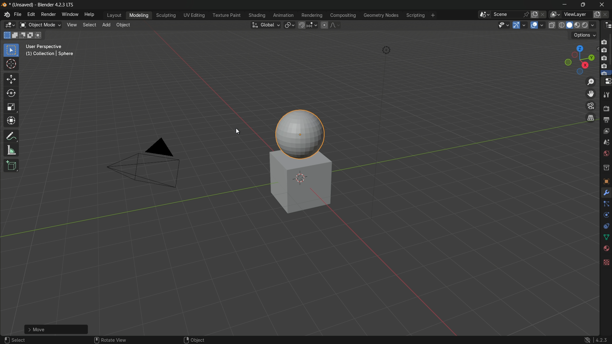  What do you see at coordinates (15, 340) in the screenshot?
I see `select` at bounding box center [15, 340].